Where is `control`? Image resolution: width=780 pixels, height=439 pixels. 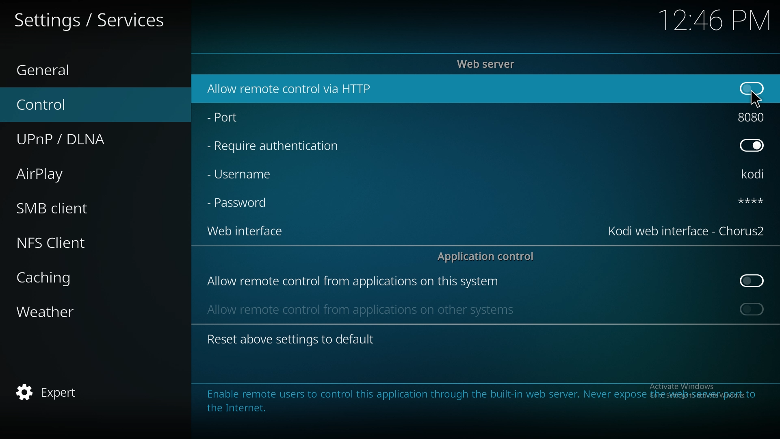 control is located at coordinates (78, 104).